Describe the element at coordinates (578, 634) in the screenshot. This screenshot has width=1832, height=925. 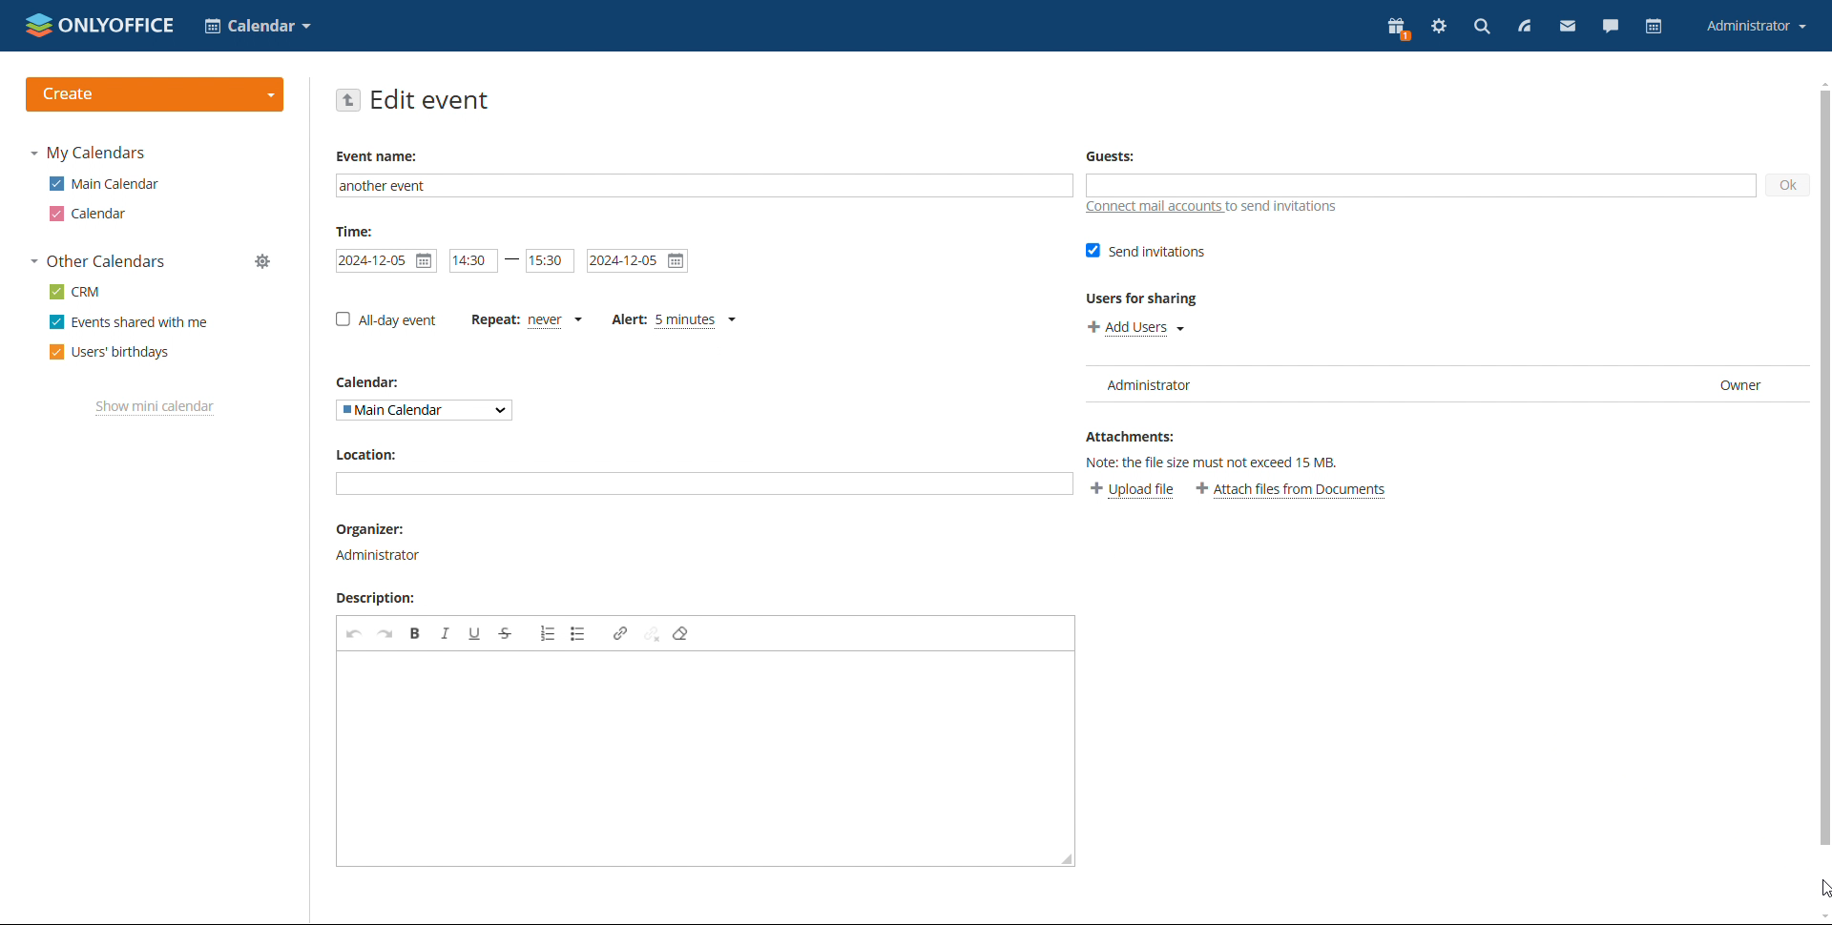
I see `insert/remove bulleted list` at that location.